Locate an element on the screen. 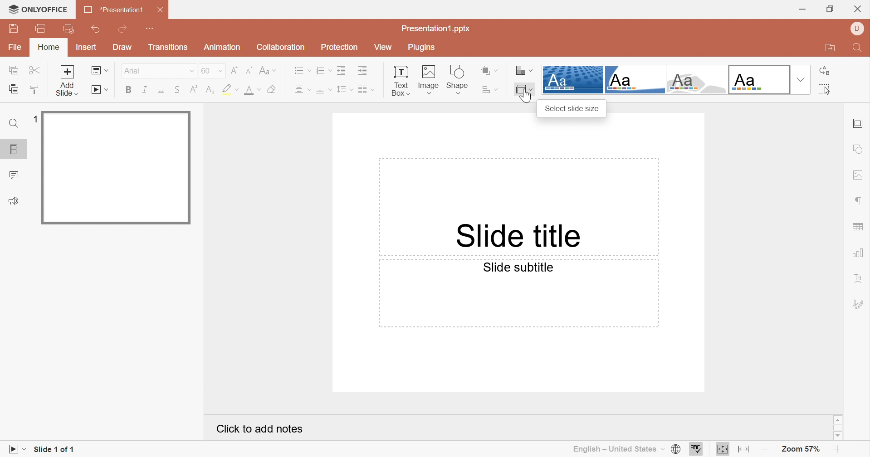 The image size is (870, 457). Close is located at coordinates (161, 10).